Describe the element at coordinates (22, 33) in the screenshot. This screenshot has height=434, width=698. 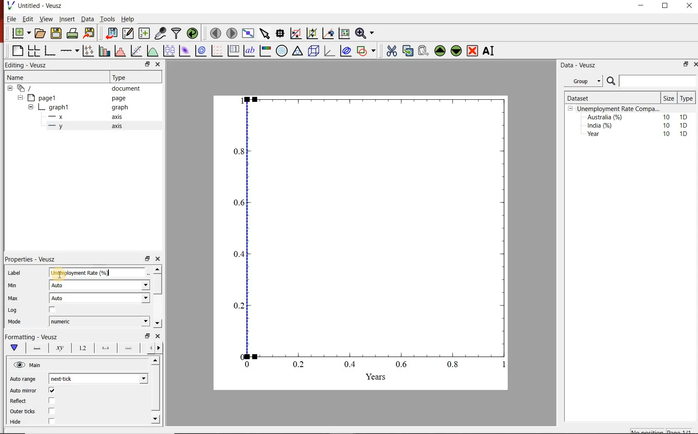
I see `new document` at that location.